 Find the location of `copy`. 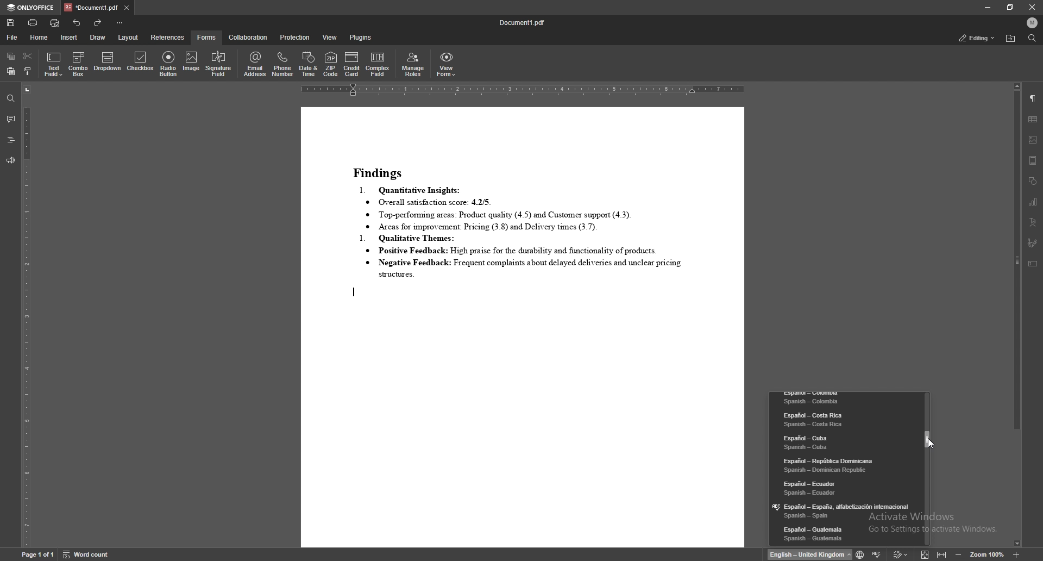

copy is located at coordinates (11, 56).